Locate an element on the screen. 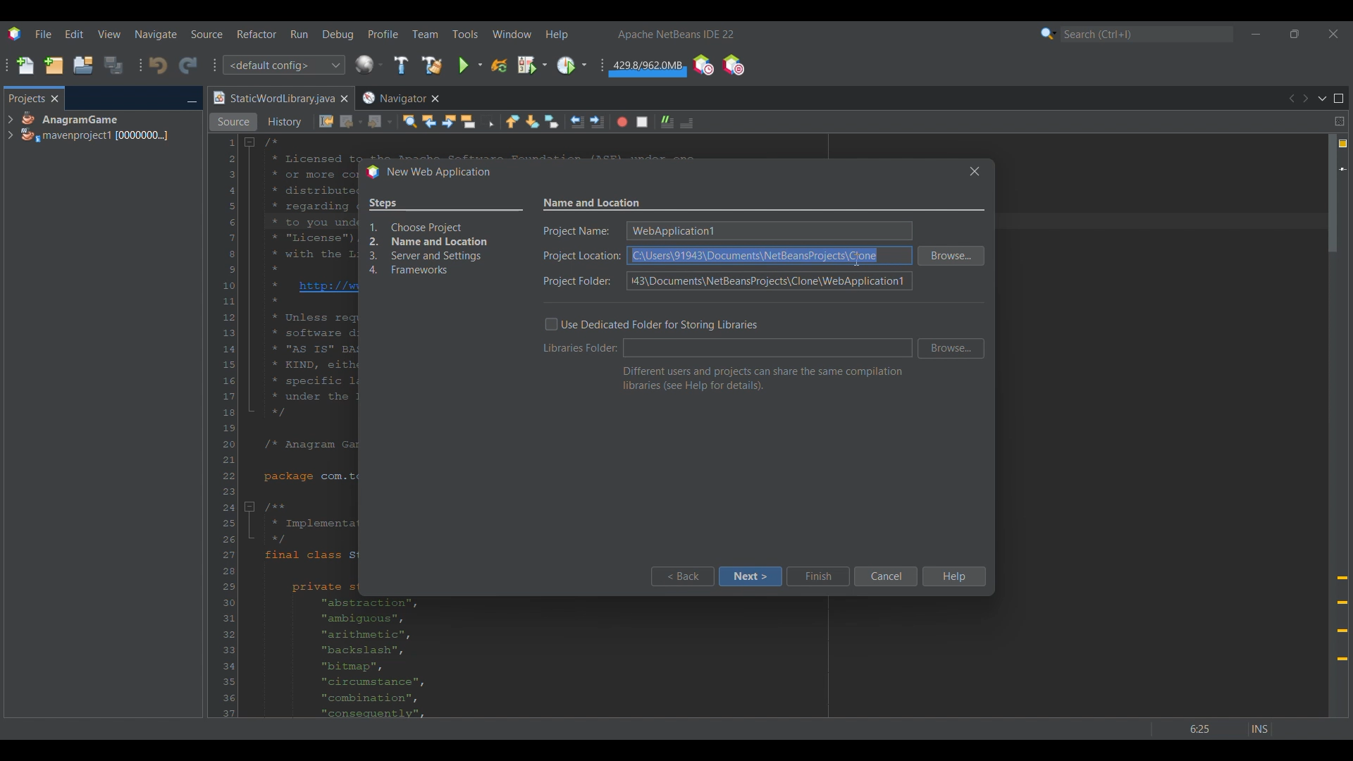  Add @override annotation is located at coordinates (1342, 619).